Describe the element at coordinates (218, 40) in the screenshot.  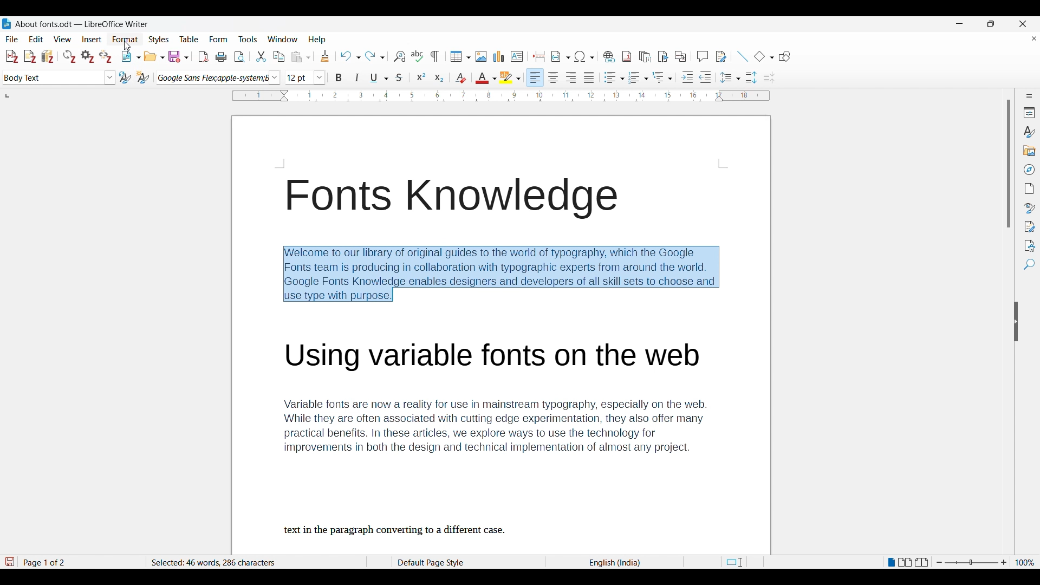
I see `Form menu` at that location.